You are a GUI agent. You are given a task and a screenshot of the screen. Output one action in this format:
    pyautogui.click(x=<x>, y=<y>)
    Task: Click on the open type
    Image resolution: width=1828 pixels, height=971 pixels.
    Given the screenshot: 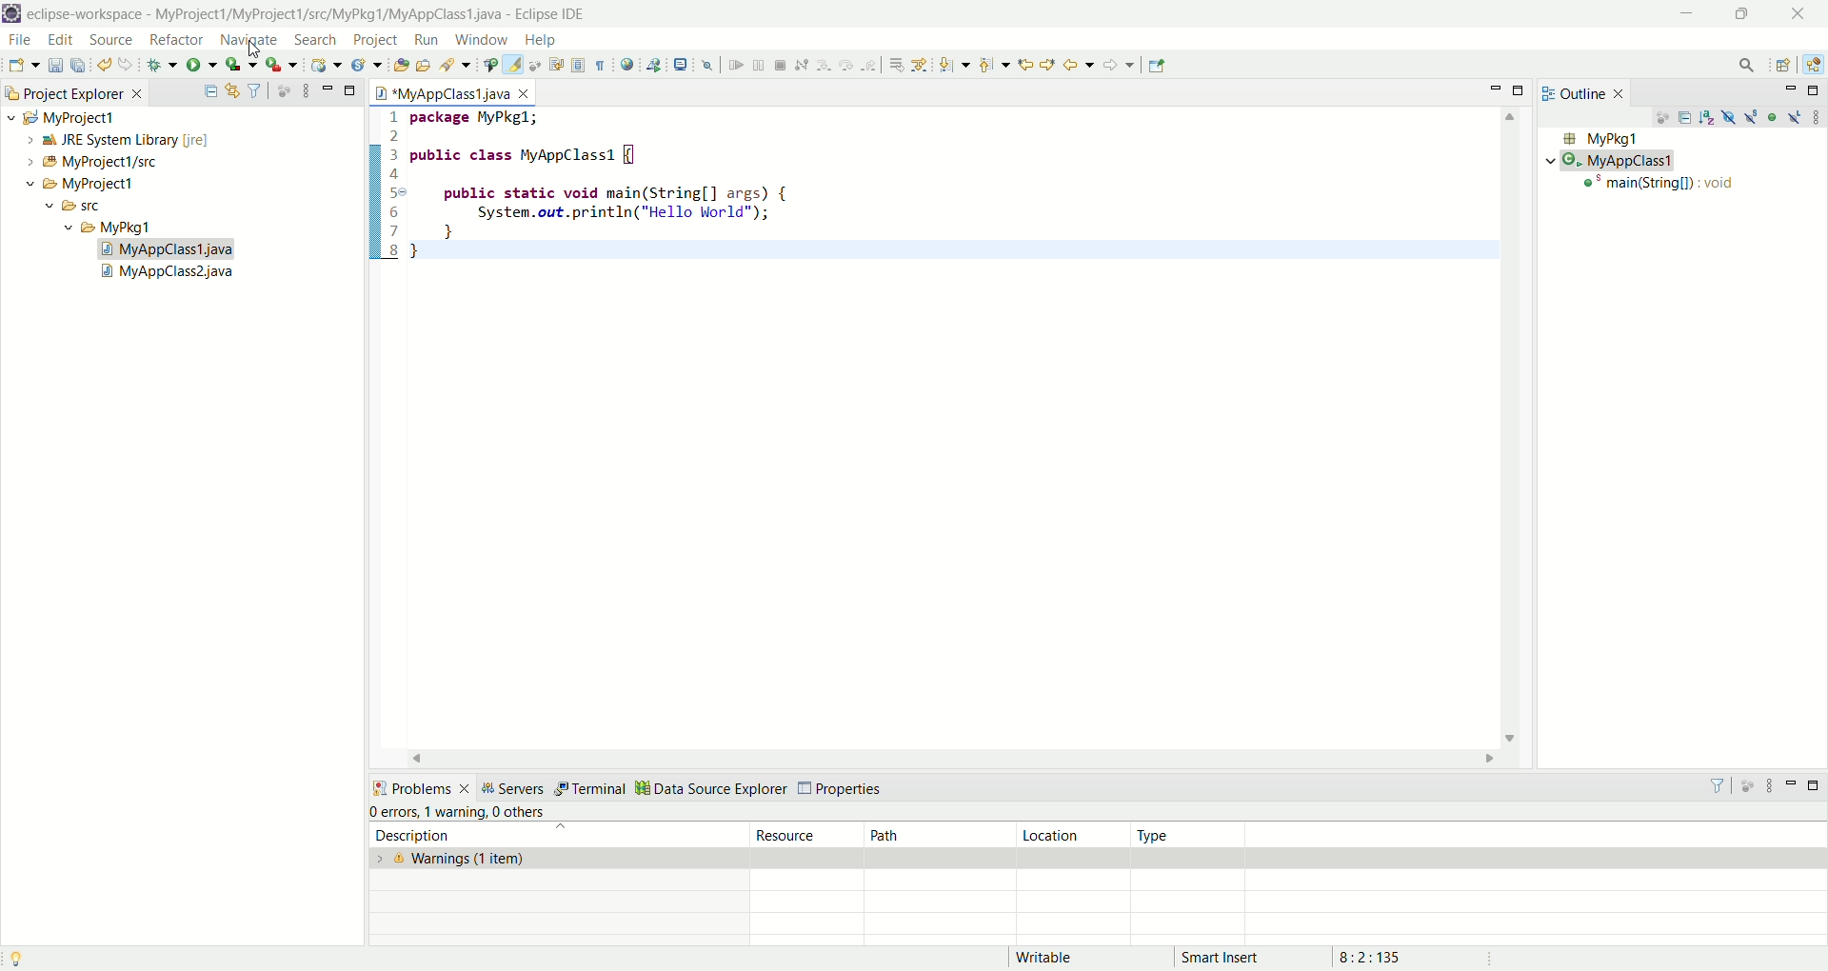 What is the action you would take?
    pyautogui.click(x=398, y=67)
    